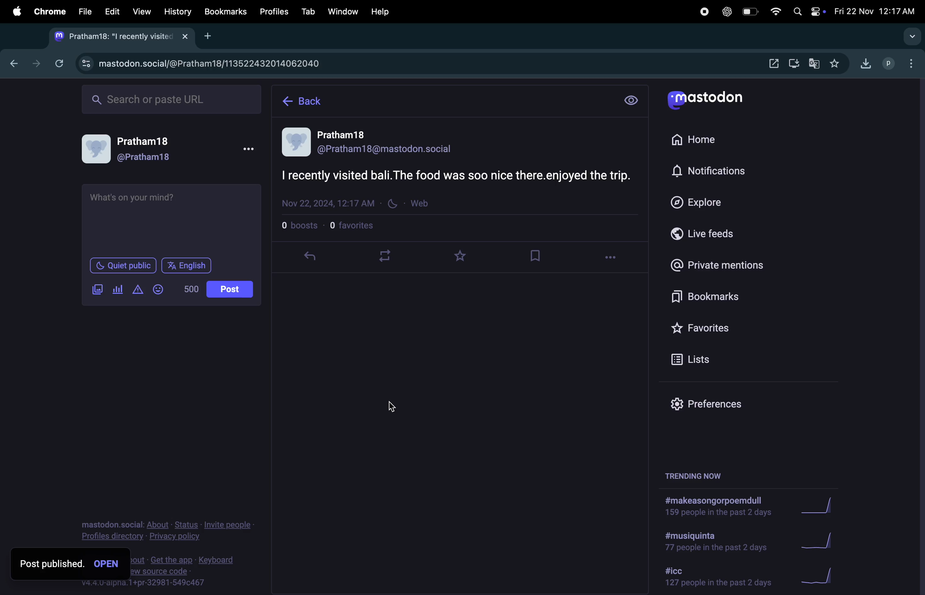  Describe the element at coordinates (694, 201) in the screenshot. I see `explore` at that location.